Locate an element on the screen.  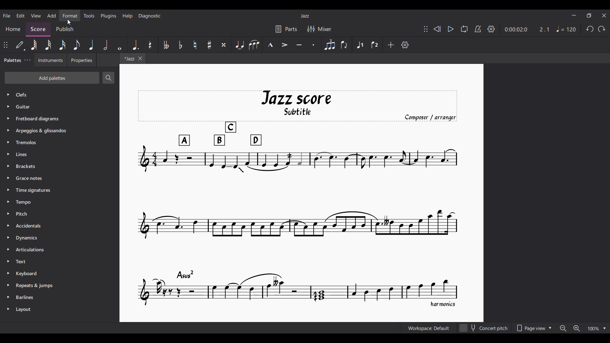
Help menu is located at coordinates (127, 16).